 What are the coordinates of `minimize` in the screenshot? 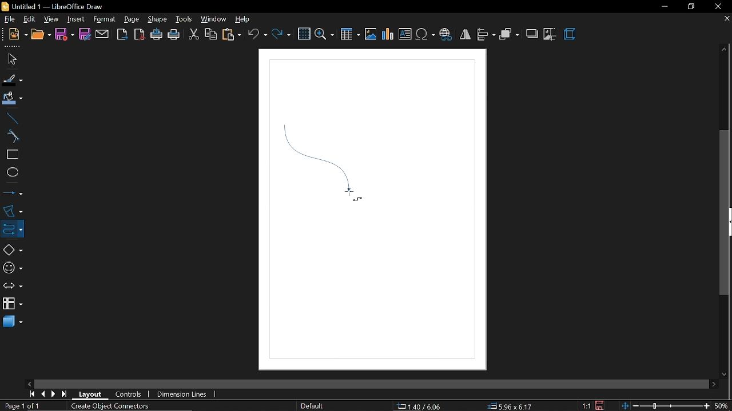 It's located at (662, 7).